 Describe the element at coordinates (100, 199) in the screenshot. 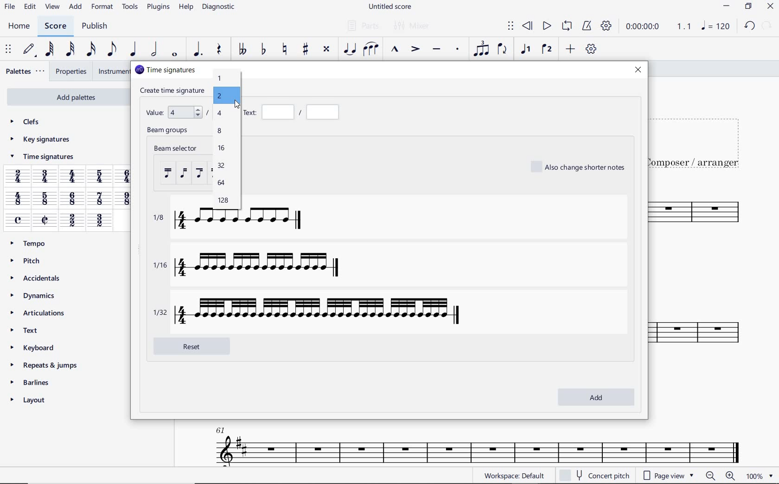

I see `7/8` at that location.